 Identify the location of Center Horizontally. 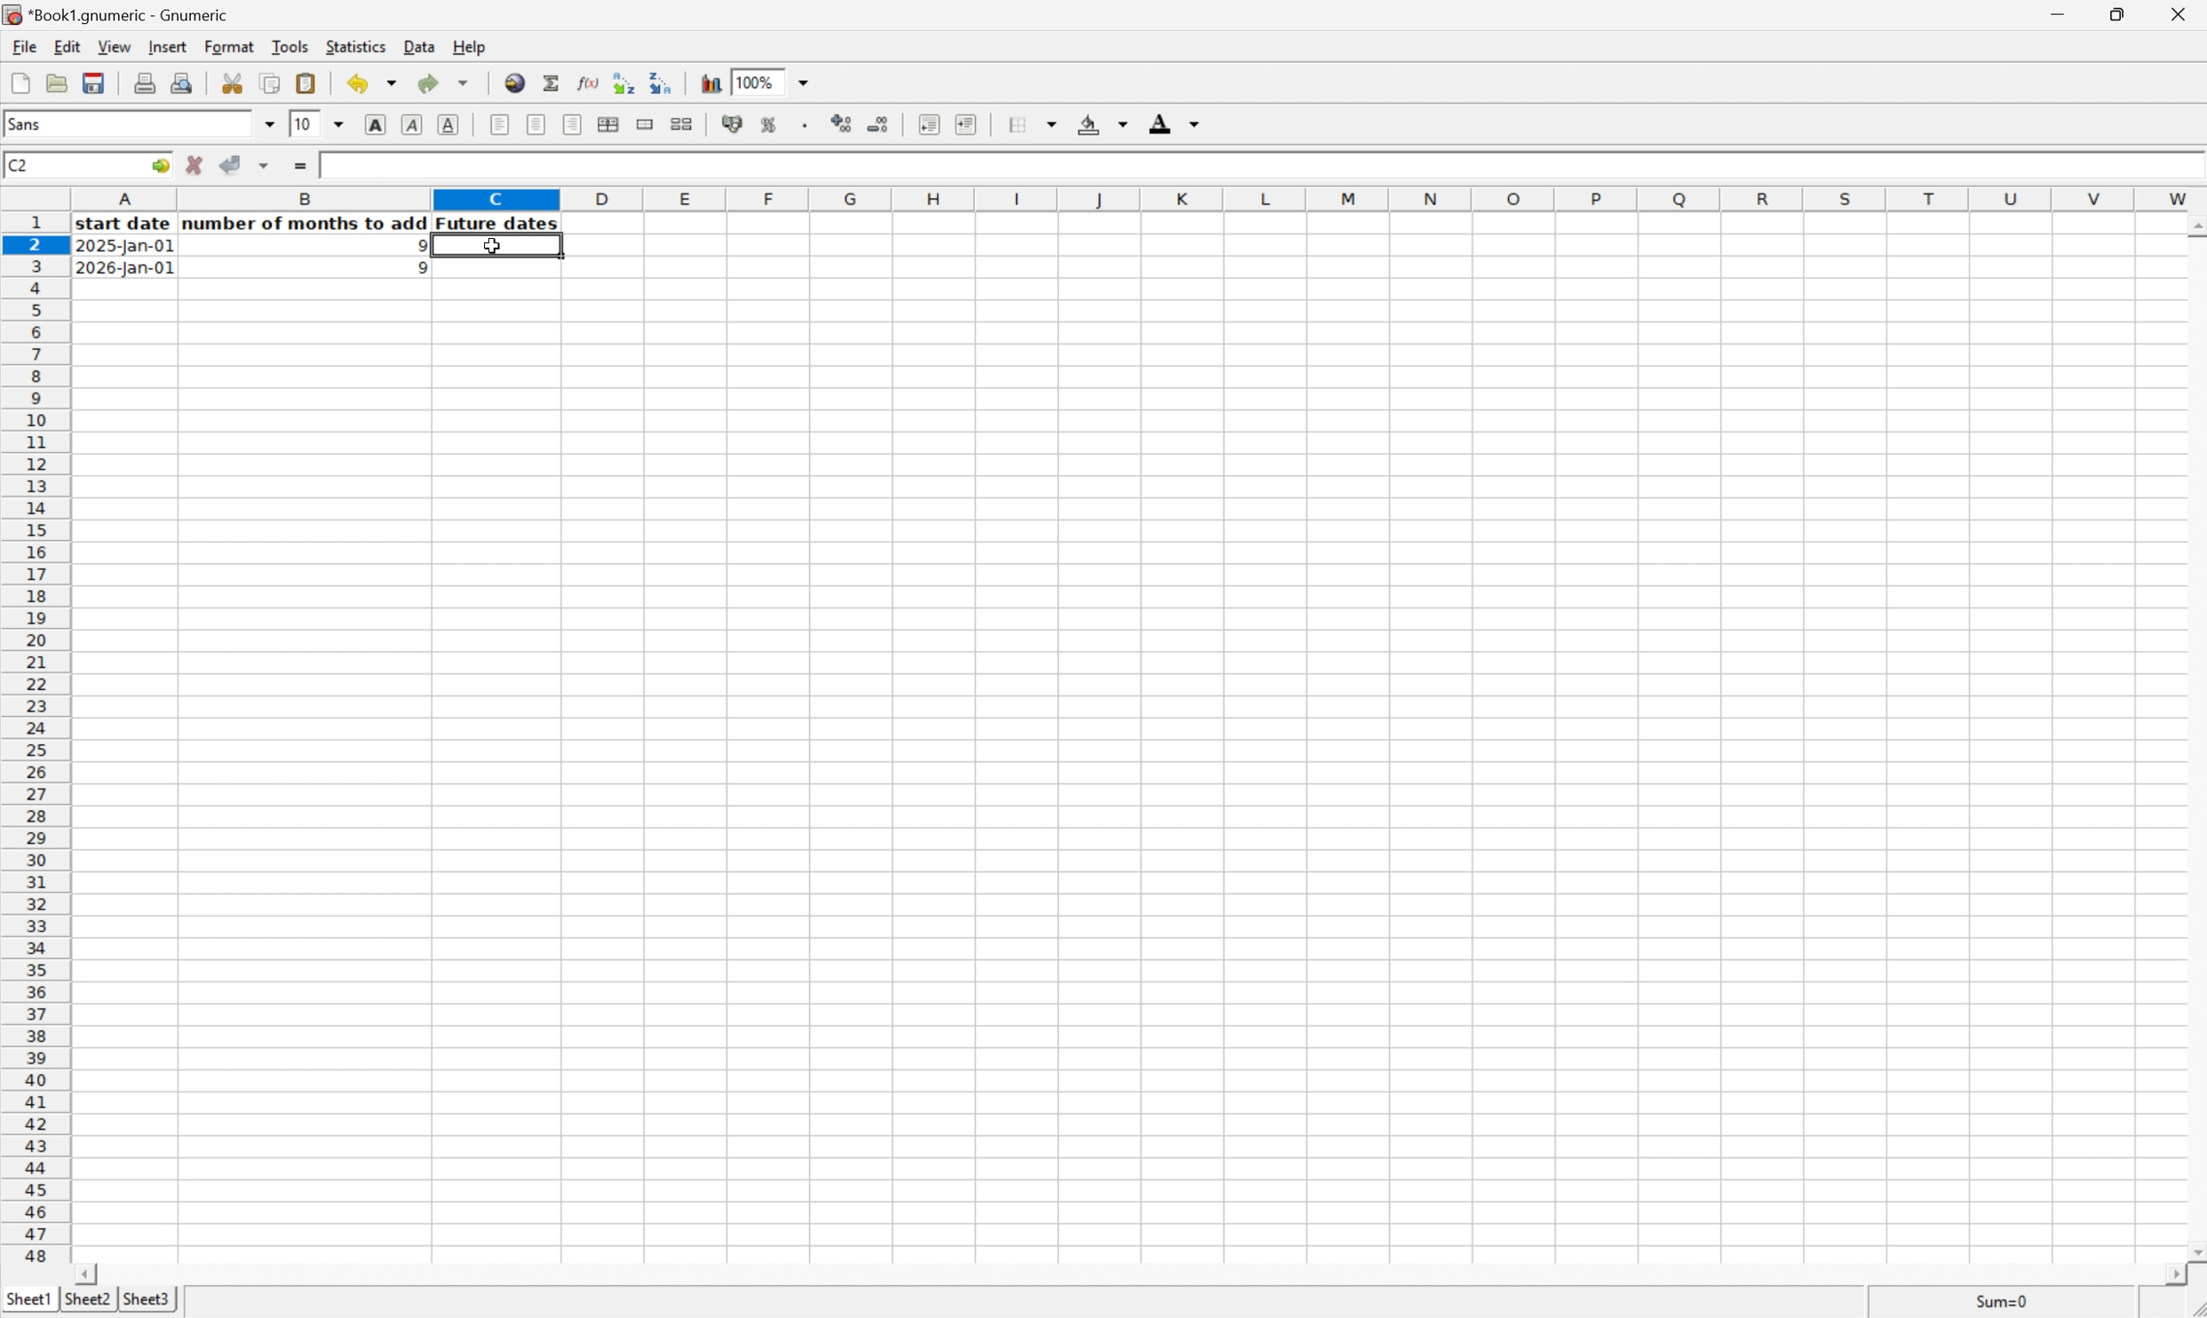
(536, 123).